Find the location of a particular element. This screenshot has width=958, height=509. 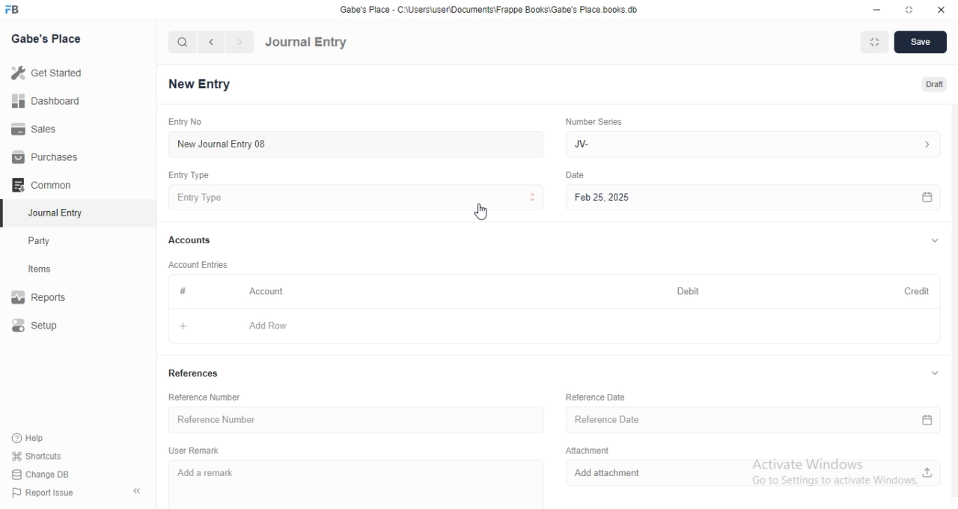

Get Started is located at coordinates (51, 76).